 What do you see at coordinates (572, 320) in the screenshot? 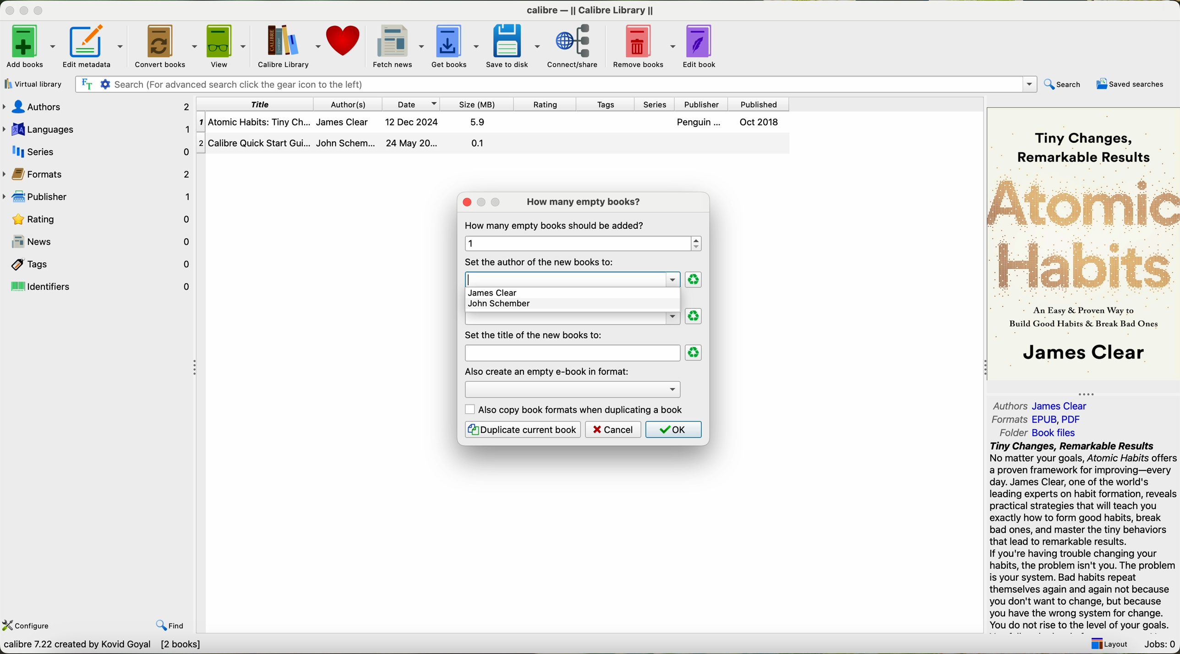
I see `series option` at bounding box center [572, 320].